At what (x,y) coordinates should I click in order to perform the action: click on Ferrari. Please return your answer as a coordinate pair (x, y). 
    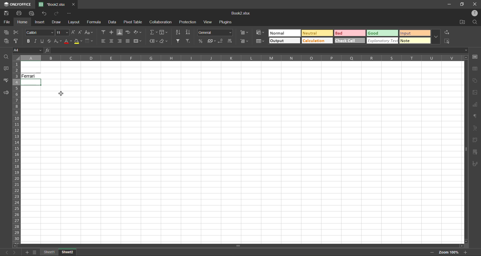
    Looking at the image, I should click on (32, 77).